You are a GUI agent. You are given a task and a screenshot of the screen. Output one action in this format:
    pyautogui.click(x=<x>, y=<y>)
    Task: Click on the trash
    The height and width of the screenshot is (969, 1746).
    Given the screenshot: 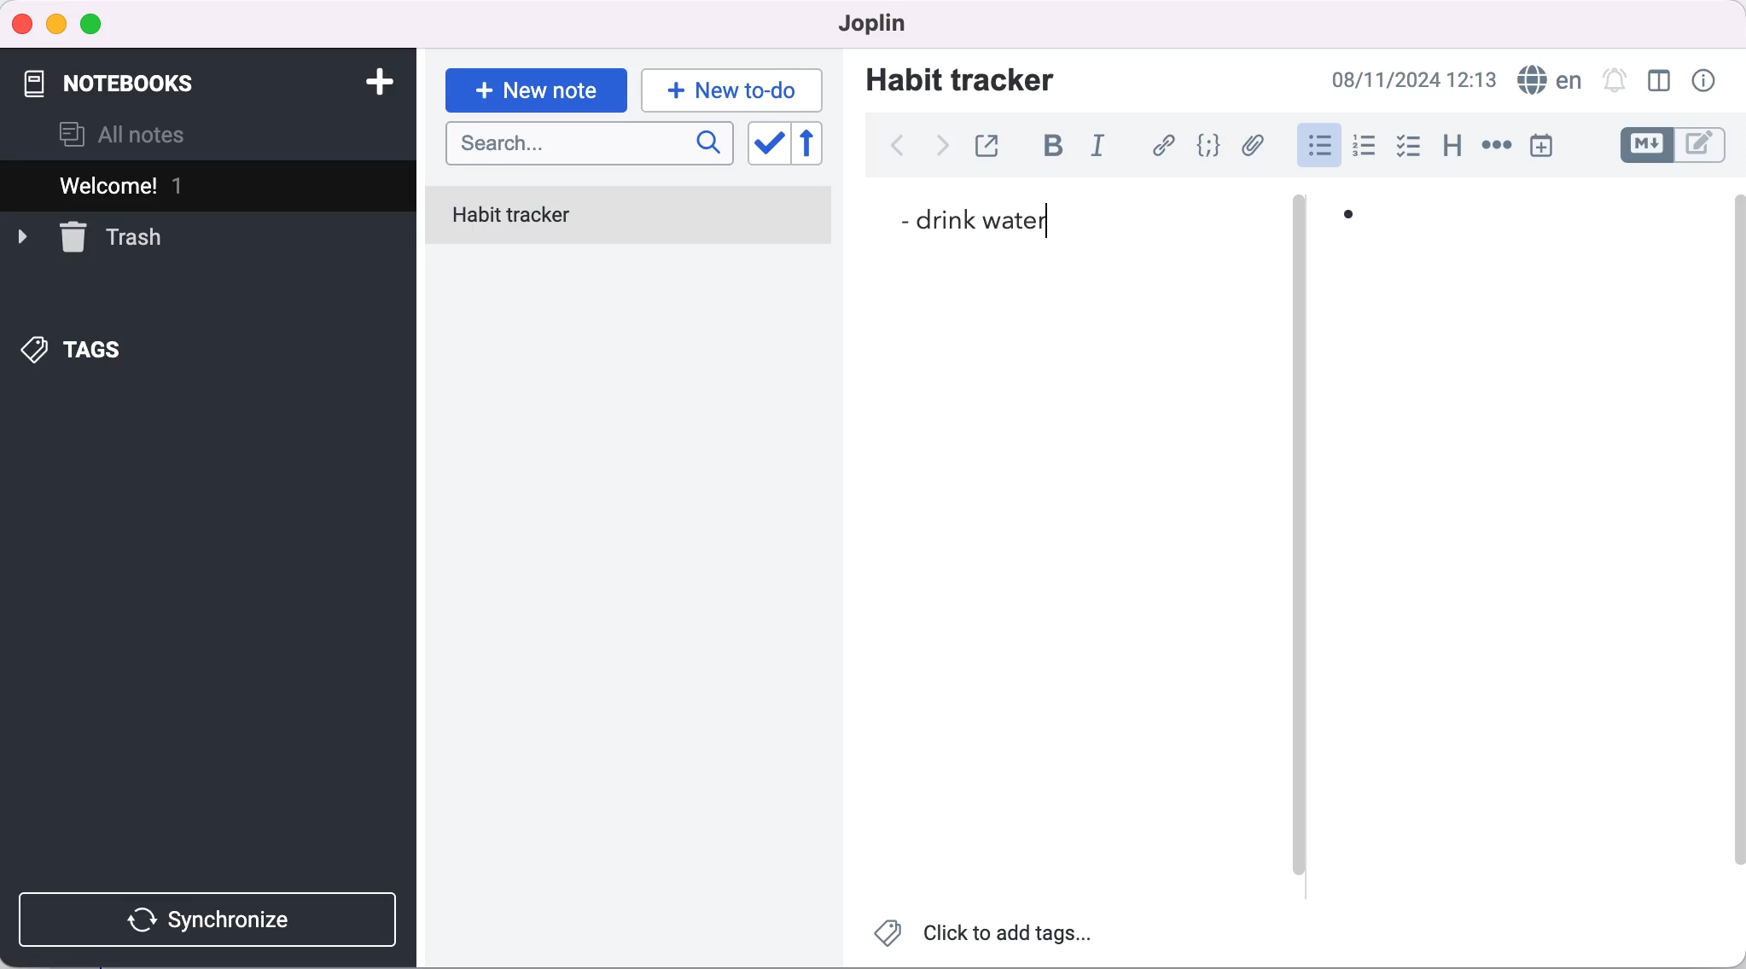 What is the action you would take?
    pyautogui.click(x=90, y=235)
    